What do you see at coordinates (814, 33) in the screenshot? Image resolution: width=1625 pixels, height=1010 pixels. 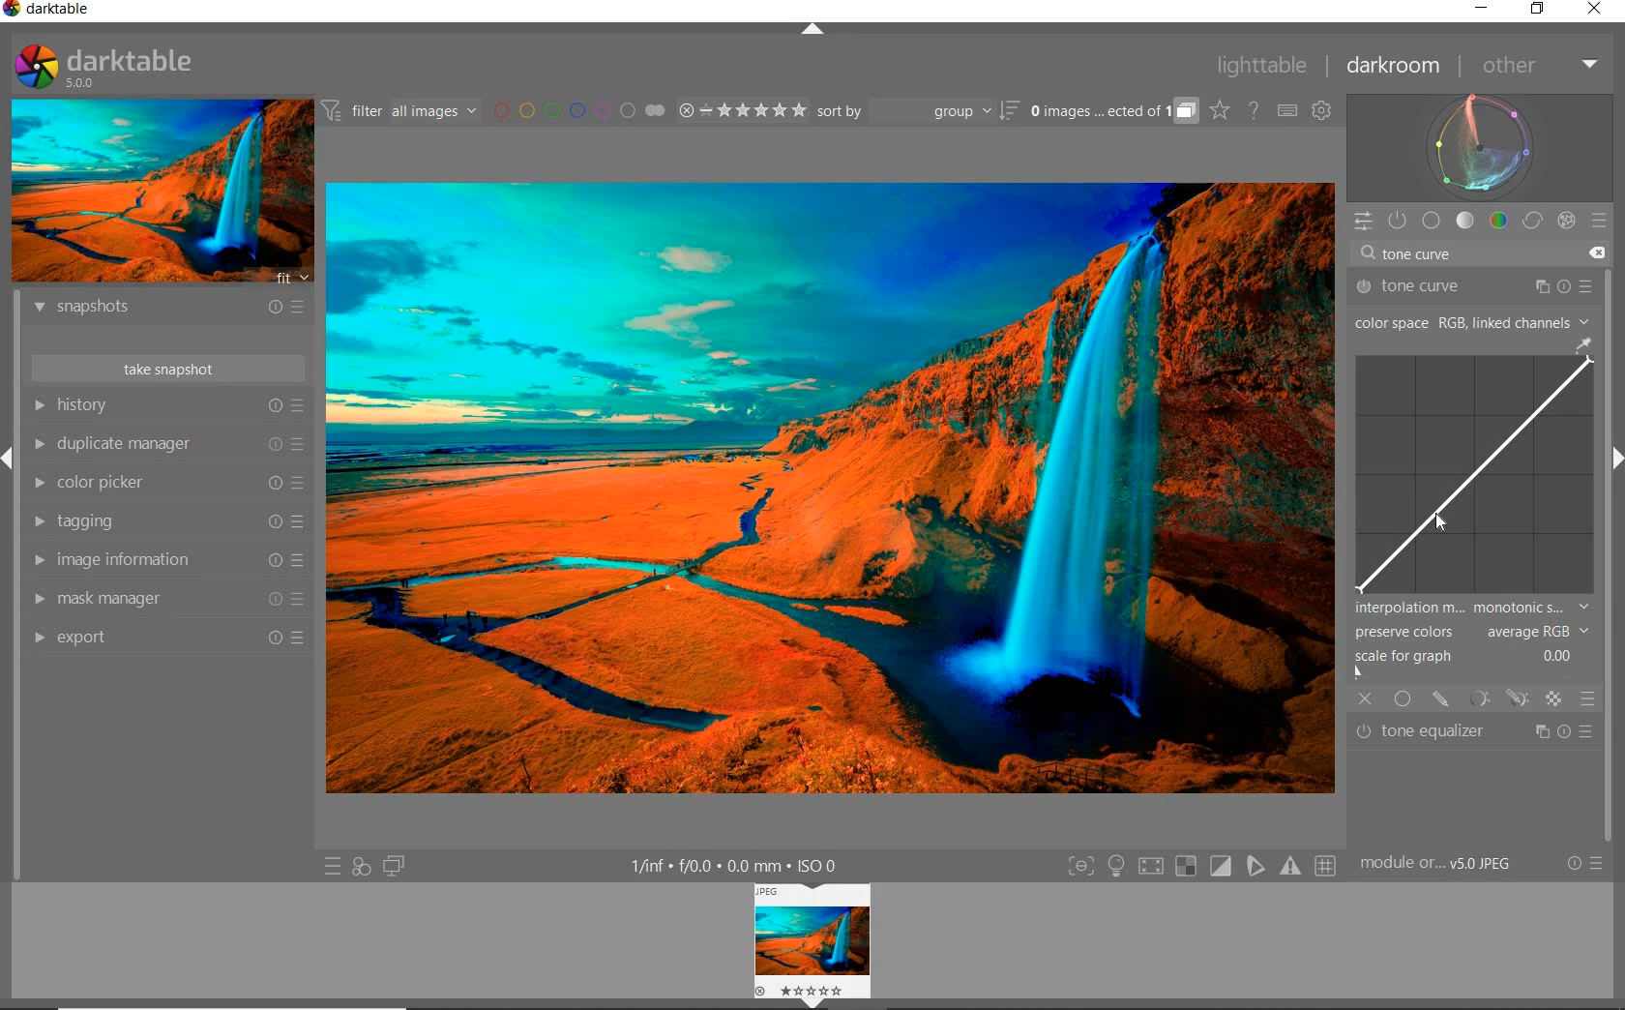 I see `EXPAND/COLLAPSE` at bounding box center [814, 33].